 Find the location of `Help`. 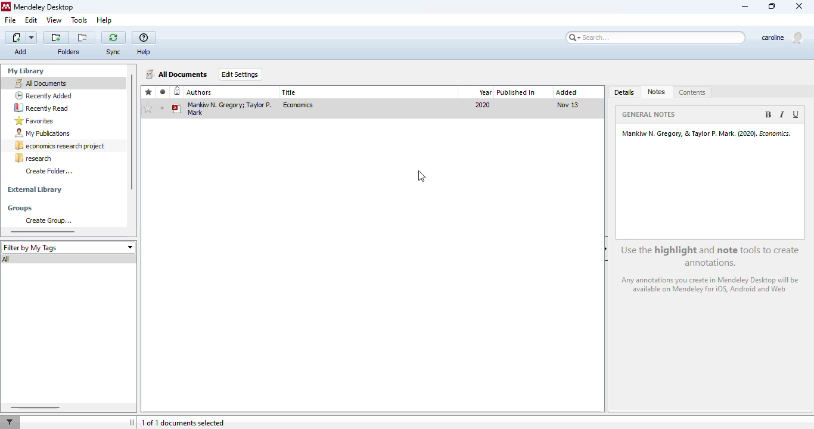

Help is located at coordinates (146, 52).